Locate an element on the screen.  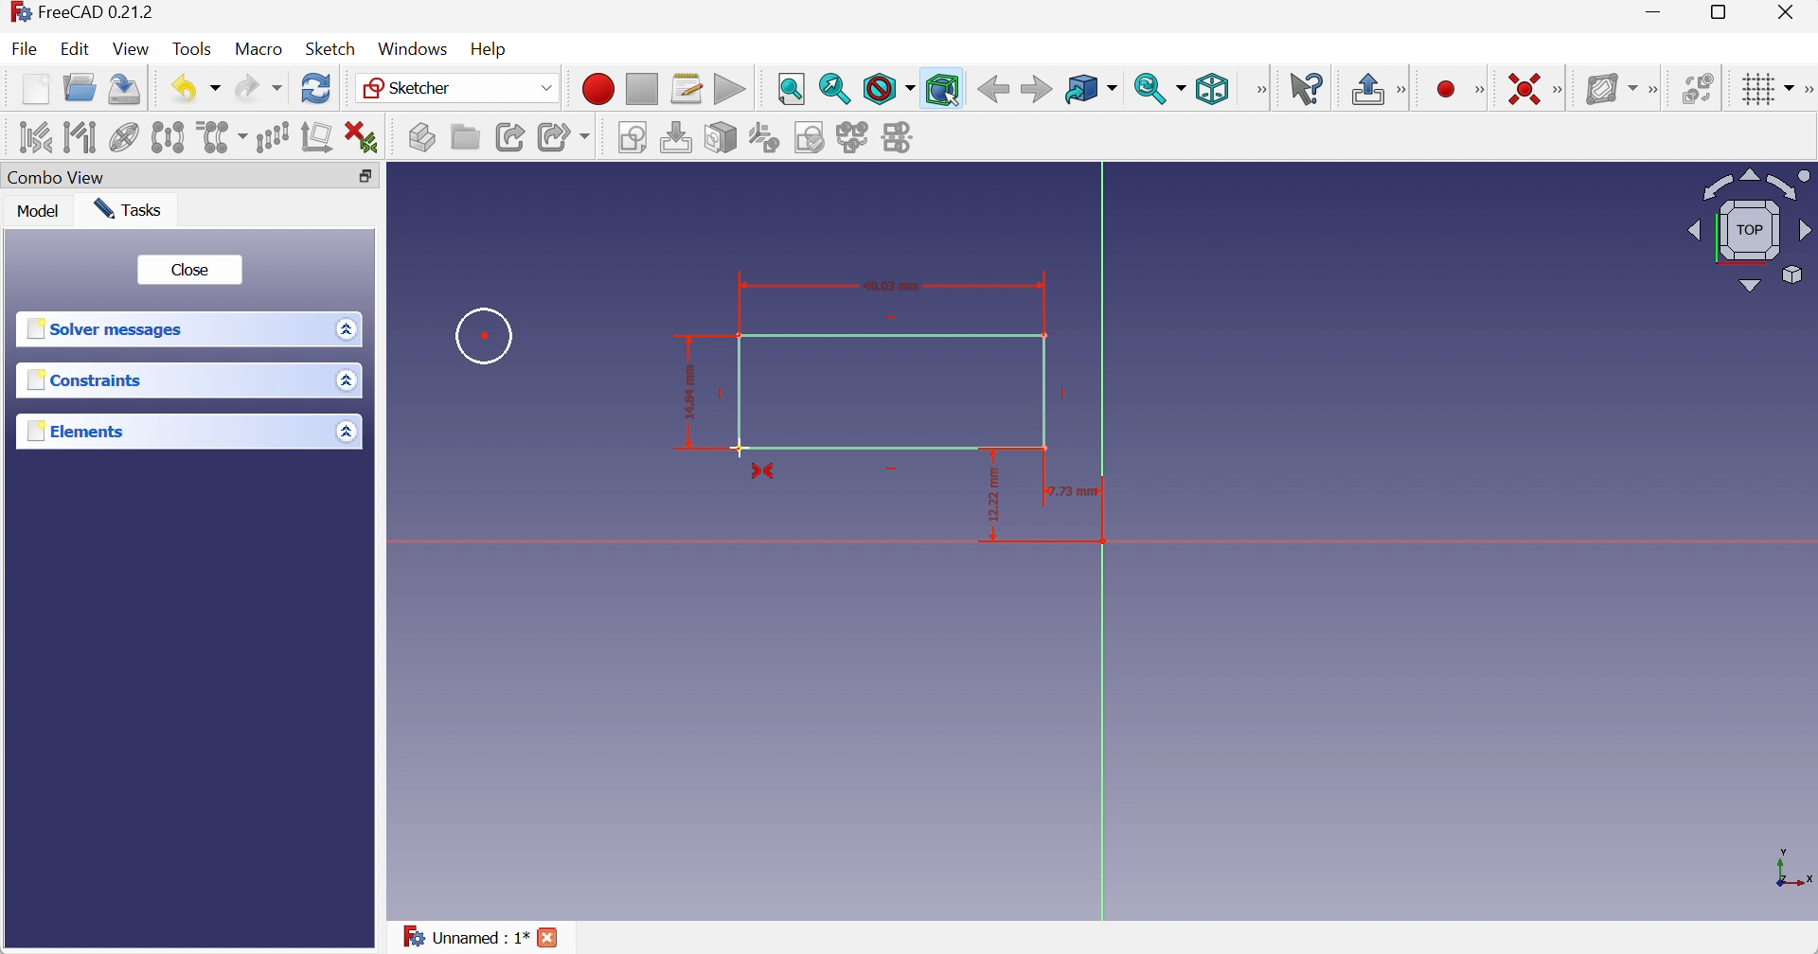
Map sketch to face... is located at coordinates (721, 139).